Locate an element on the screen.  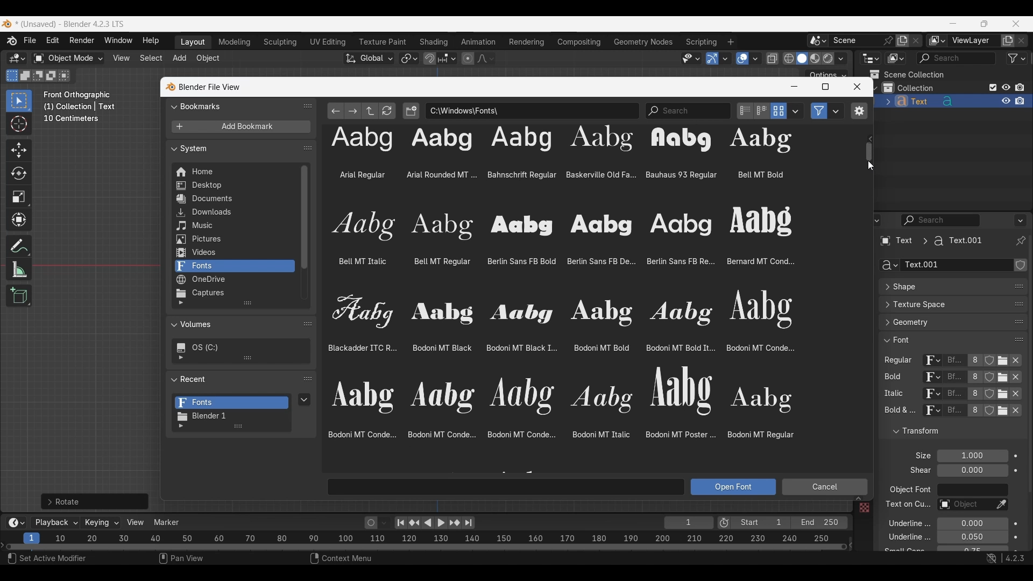
Transform pivot point is located at coordinates (409, 59).